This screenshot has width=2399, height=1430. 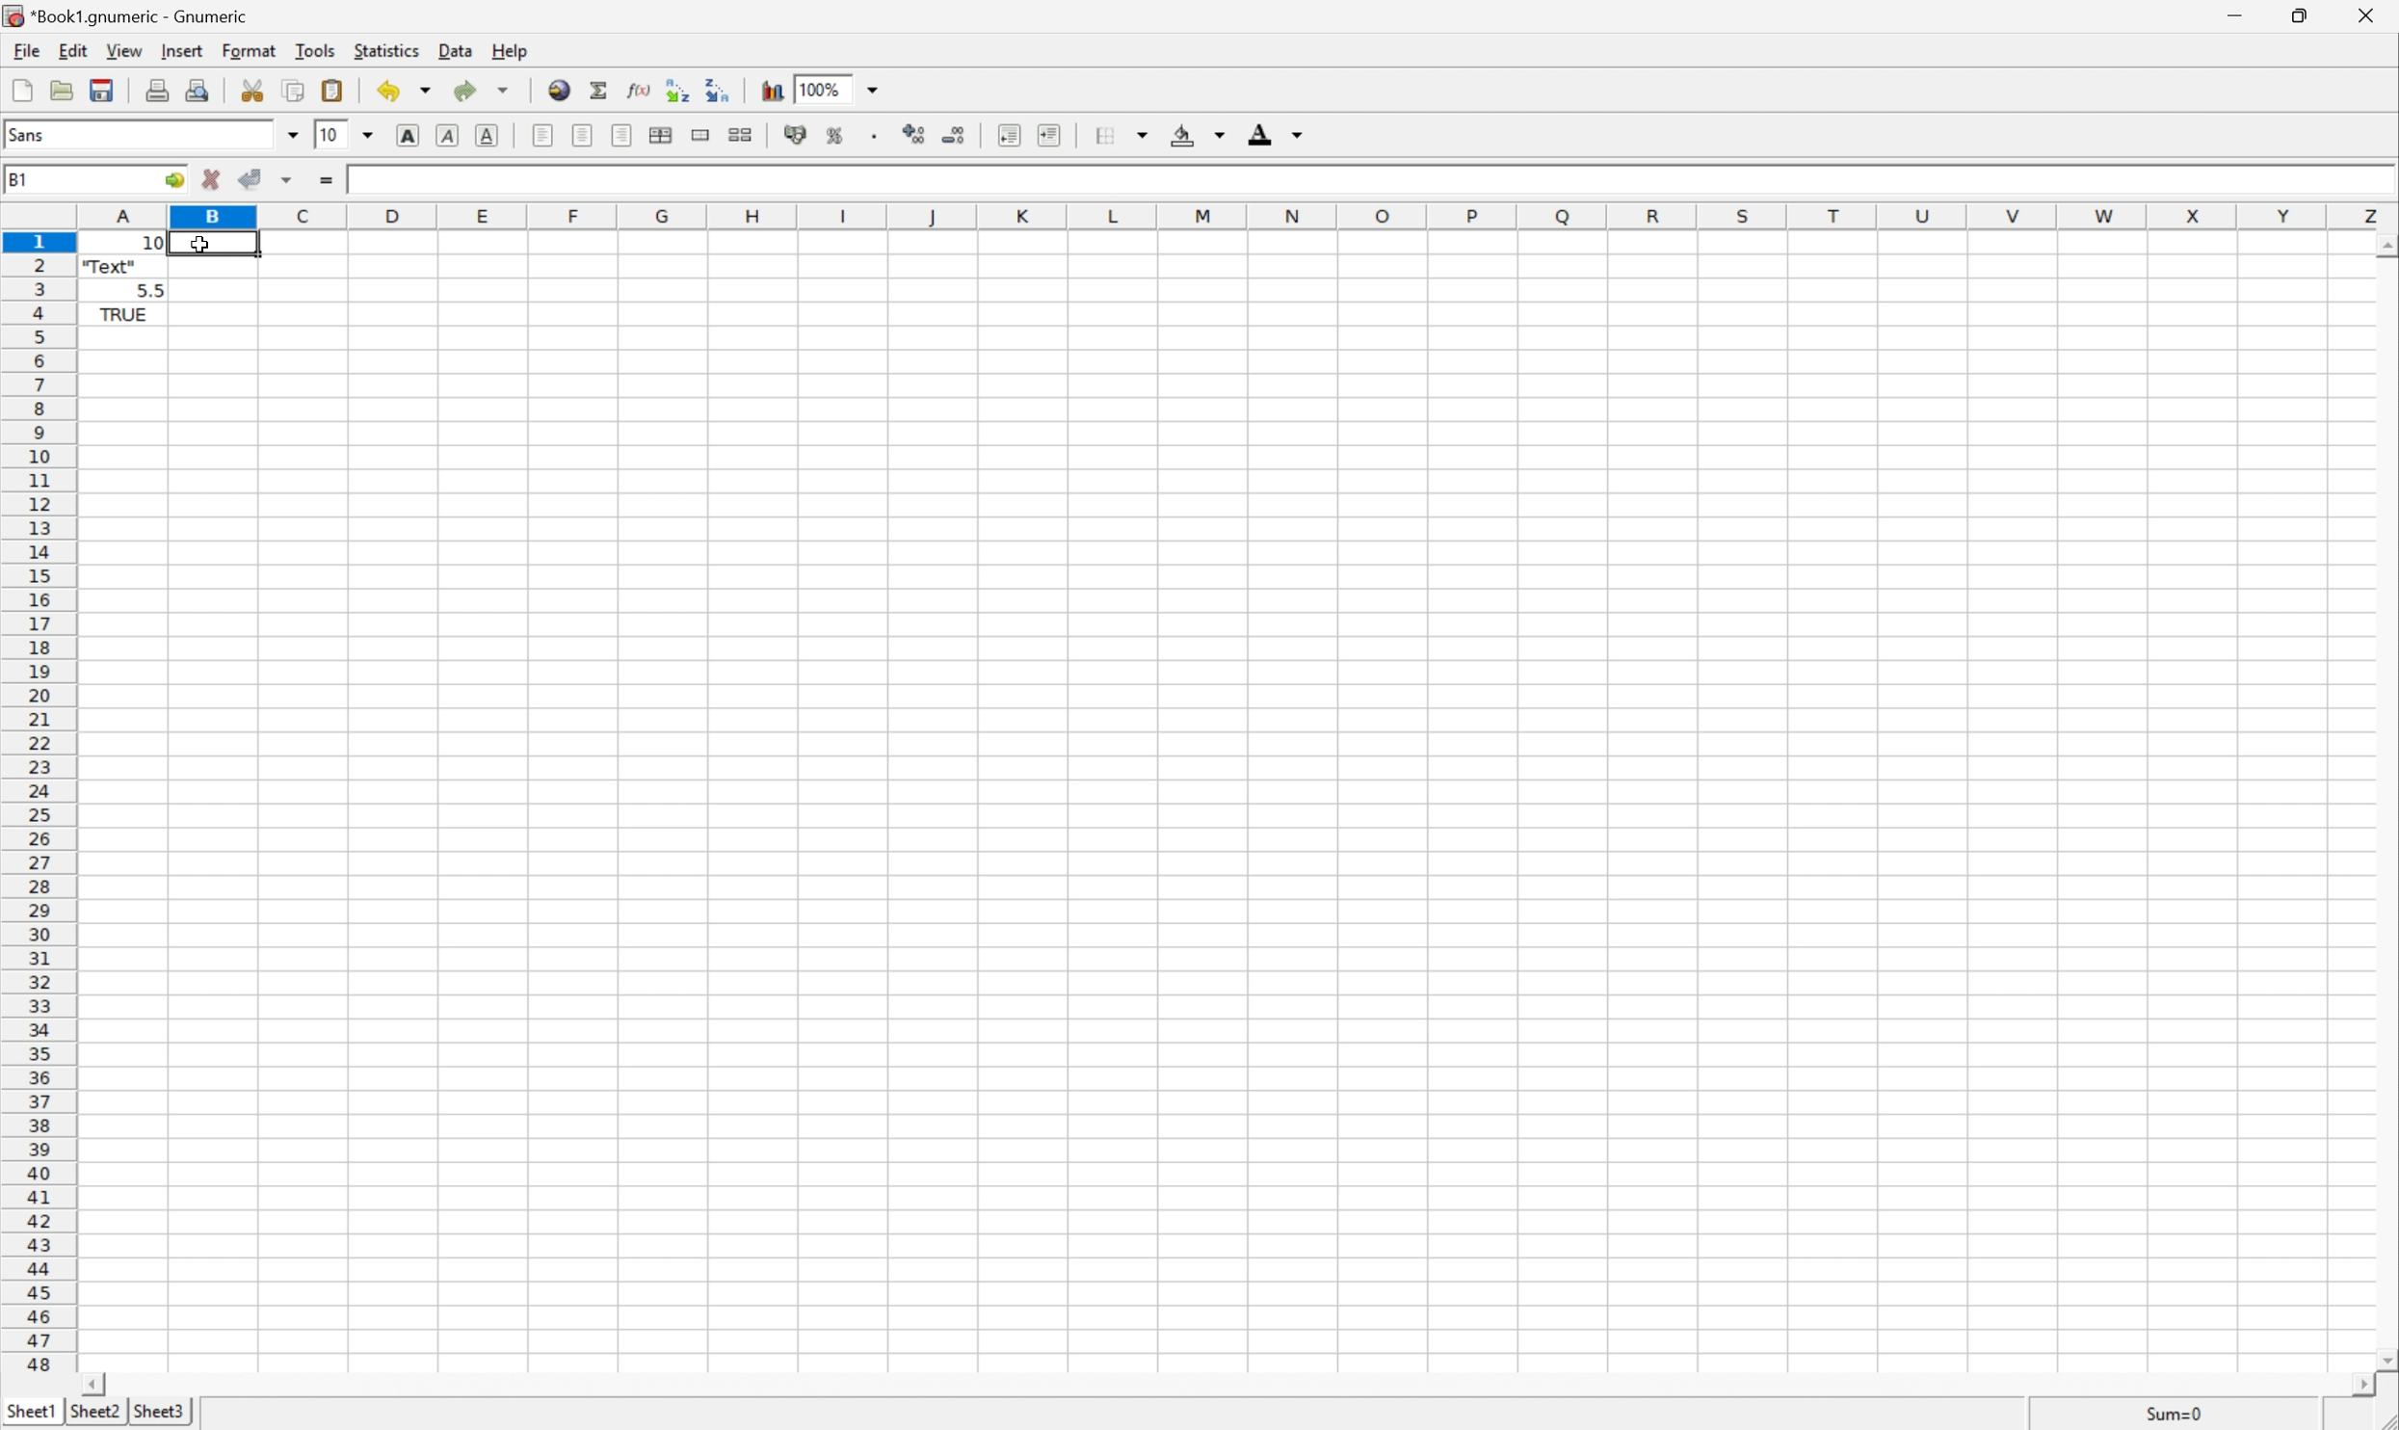 I want to click on Increase indent, and align the contents to the left, so click(x=1053, y=135).